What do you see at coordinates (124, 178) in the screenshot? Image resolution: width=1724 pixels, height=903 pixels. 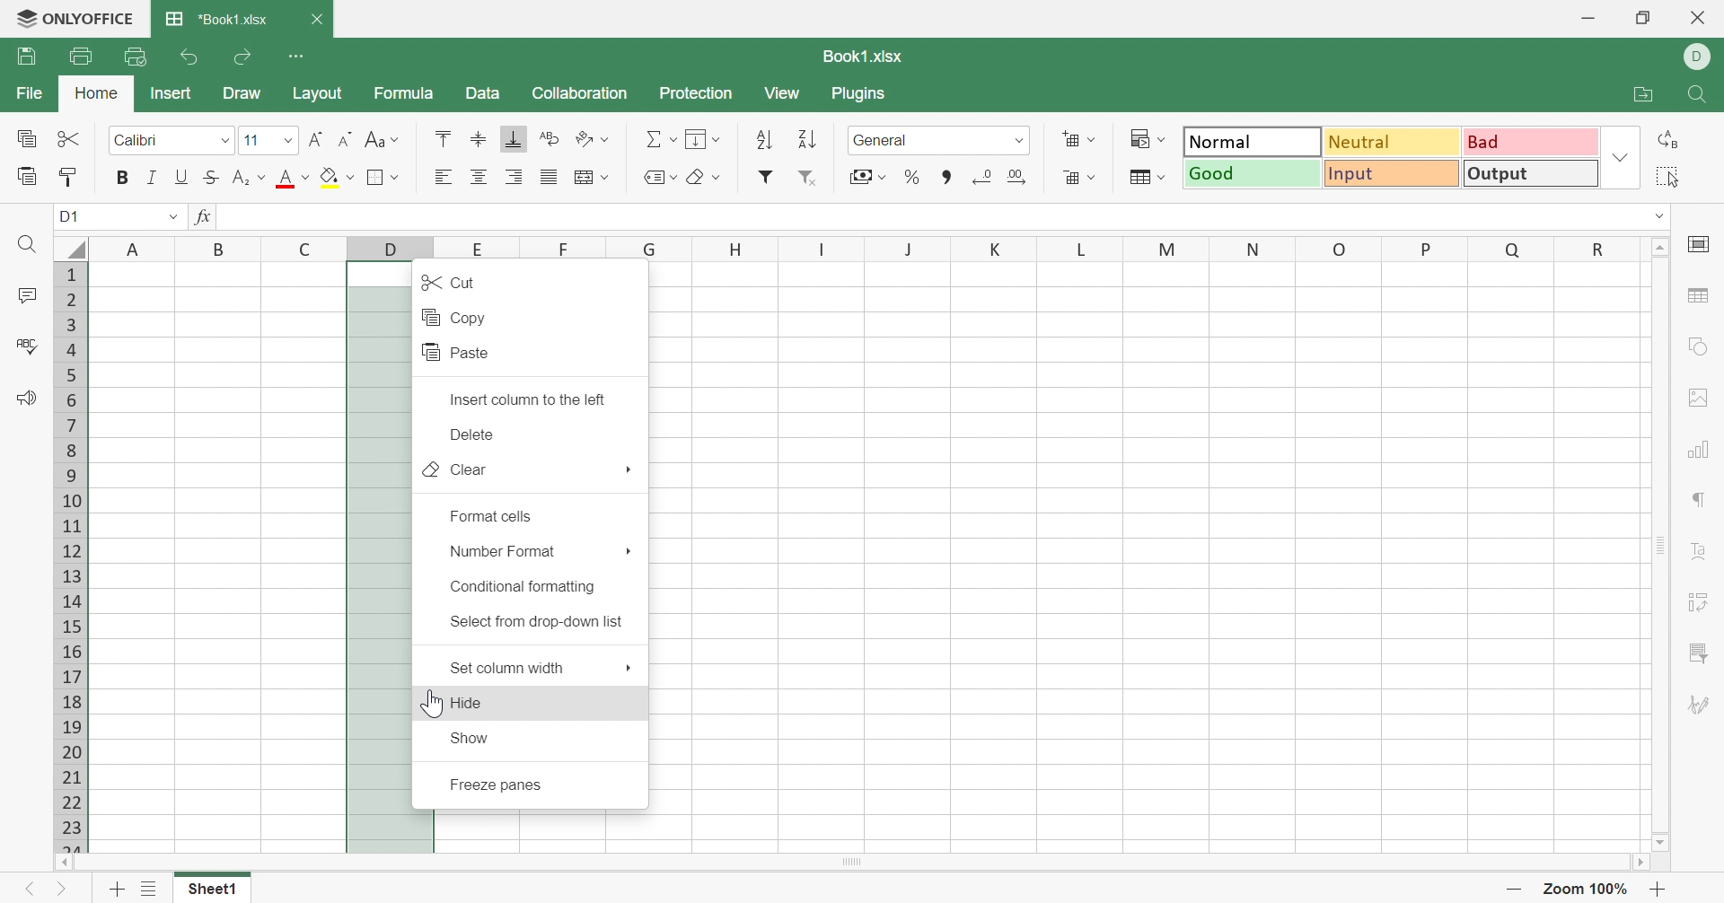 I see `Bold` at bounding box center [124, 178].